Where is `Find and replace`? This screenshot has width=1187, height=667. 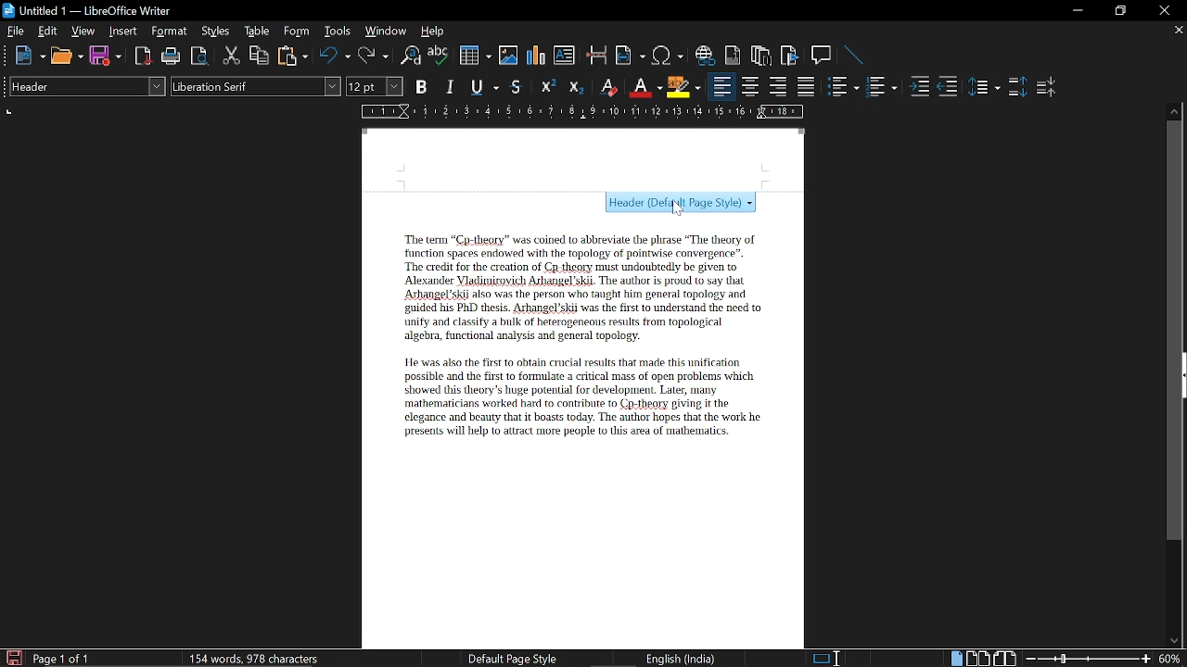
Find and replace is located at coordinates (409, 57).